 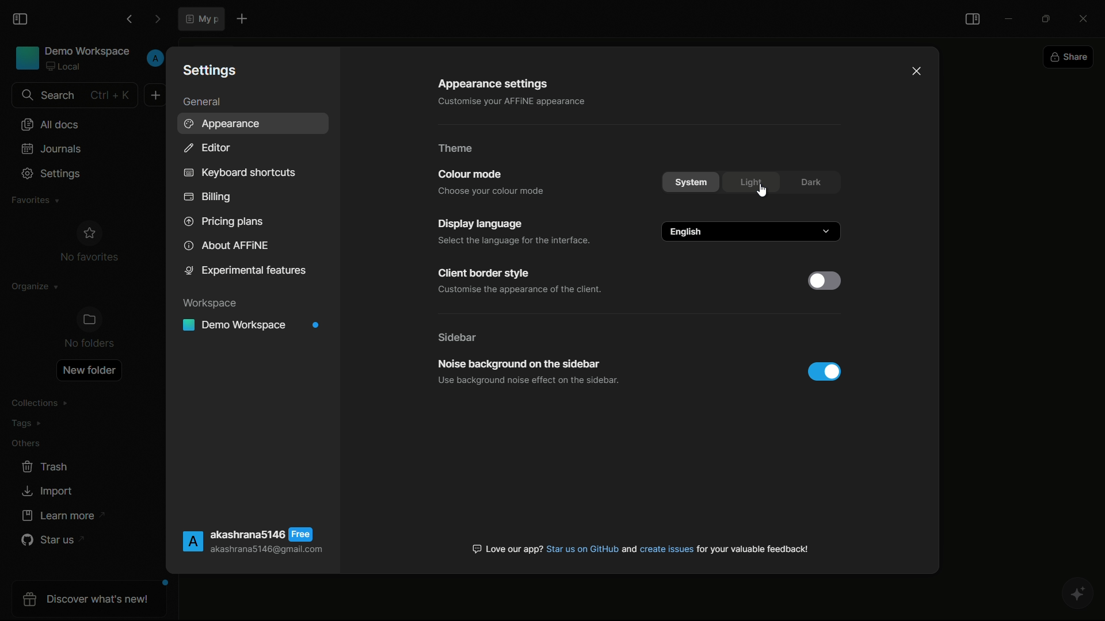 I want to click on search bar, so click(x=73, y=95).